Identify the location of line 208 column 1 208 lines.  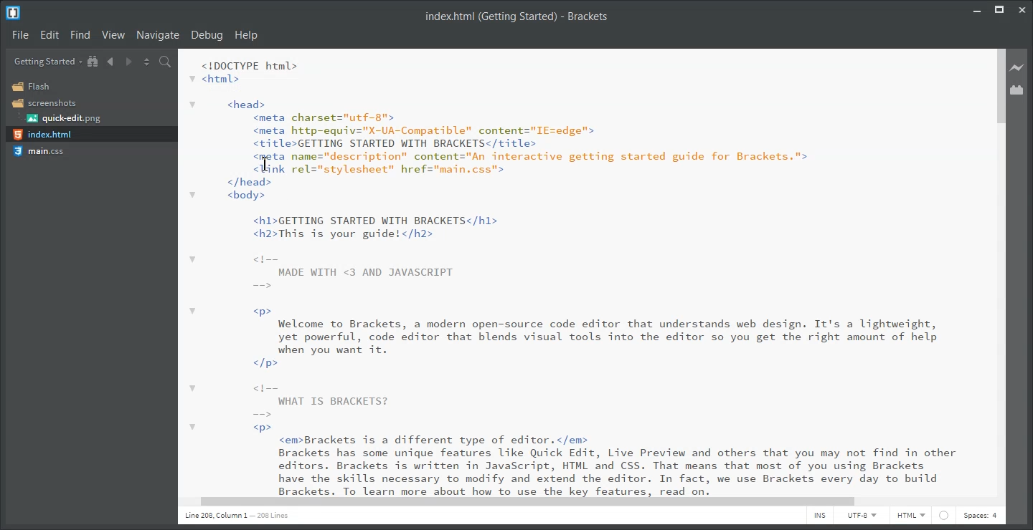
(238, 515).